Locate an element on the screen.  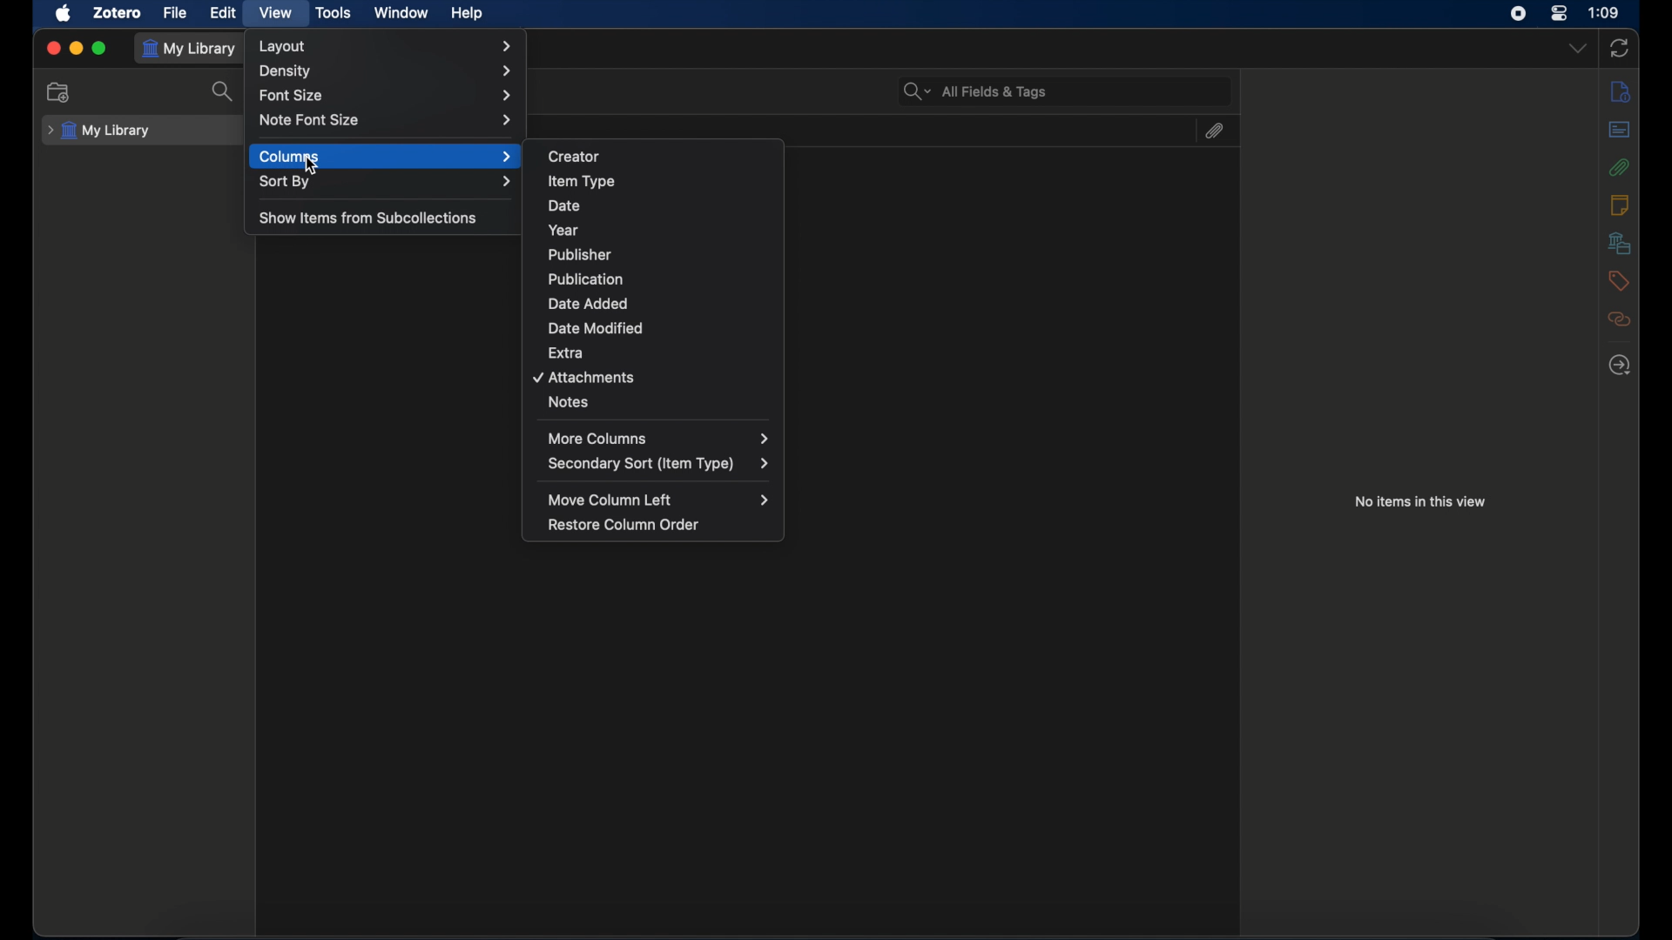
columns is located at coordinates (386, 157).